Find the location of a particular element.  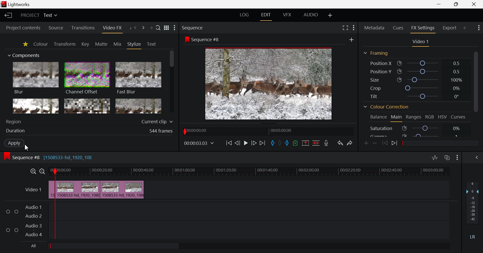

Size is located at coordinates (415, 80).